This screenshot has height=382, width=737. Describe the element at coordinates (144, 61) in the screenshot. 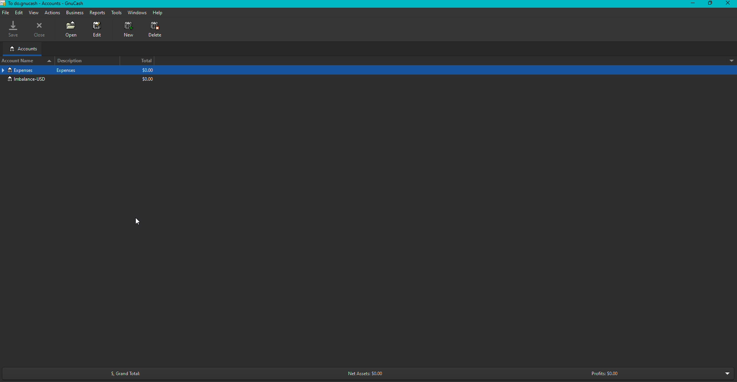

I see `Total` at that location.